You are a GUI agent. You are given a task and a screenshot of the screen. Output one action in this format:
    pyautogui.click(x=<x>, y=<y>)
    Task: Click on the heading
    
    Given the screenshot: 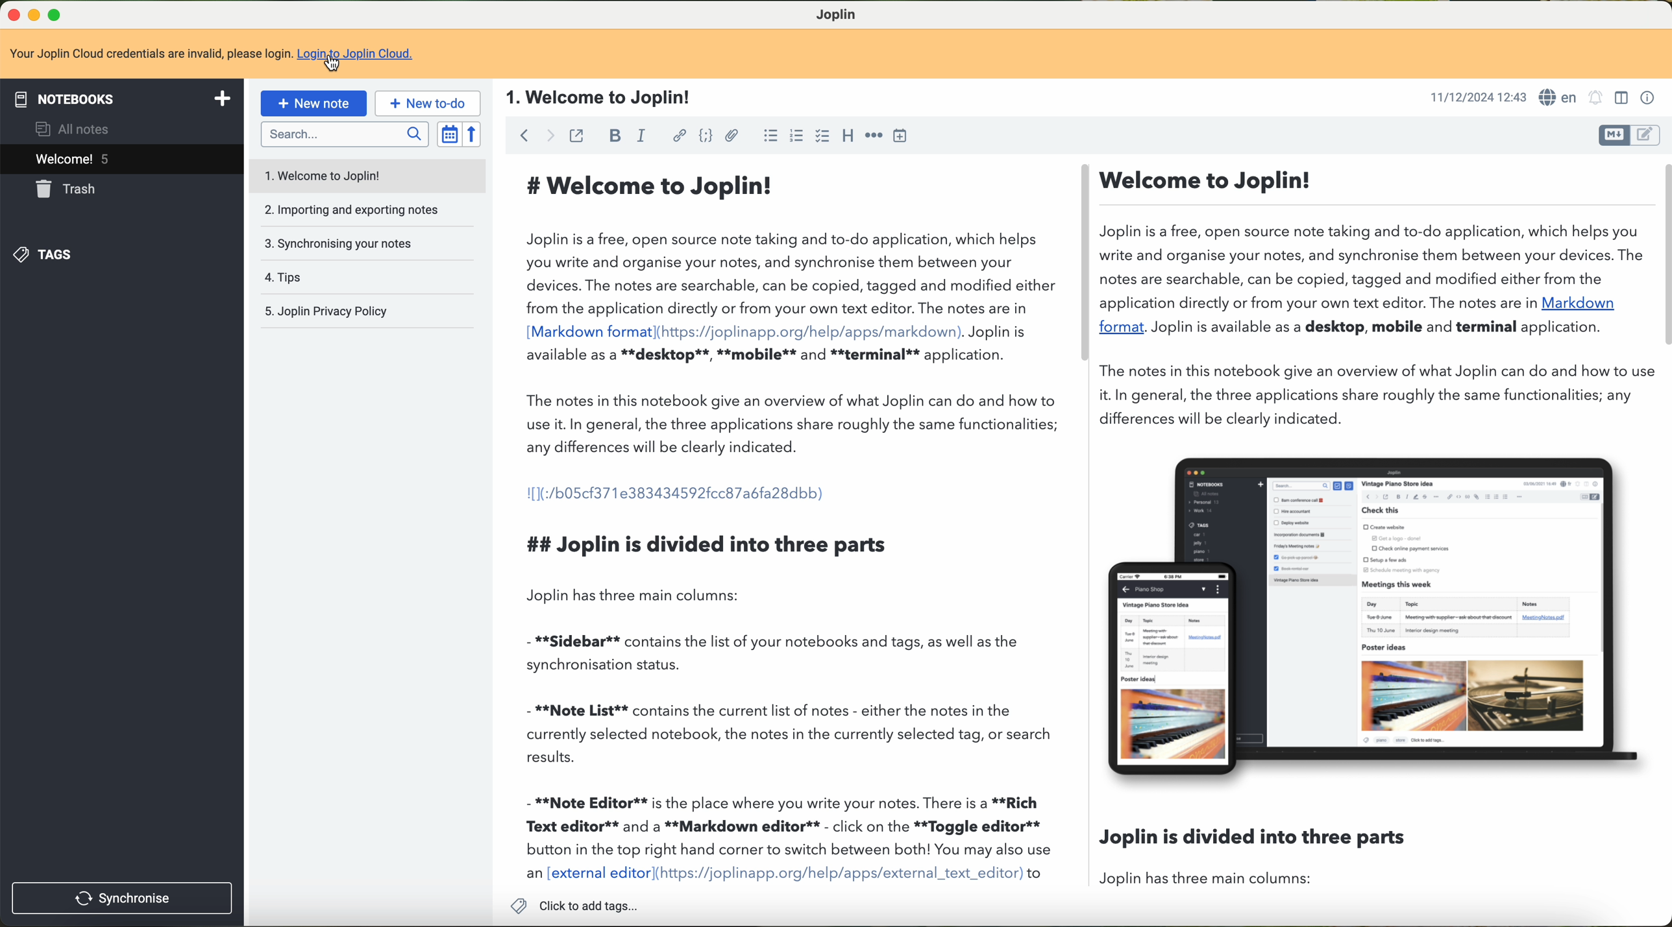 What is the action you would take?
    pyautogui.click(x=848, y=138)
    